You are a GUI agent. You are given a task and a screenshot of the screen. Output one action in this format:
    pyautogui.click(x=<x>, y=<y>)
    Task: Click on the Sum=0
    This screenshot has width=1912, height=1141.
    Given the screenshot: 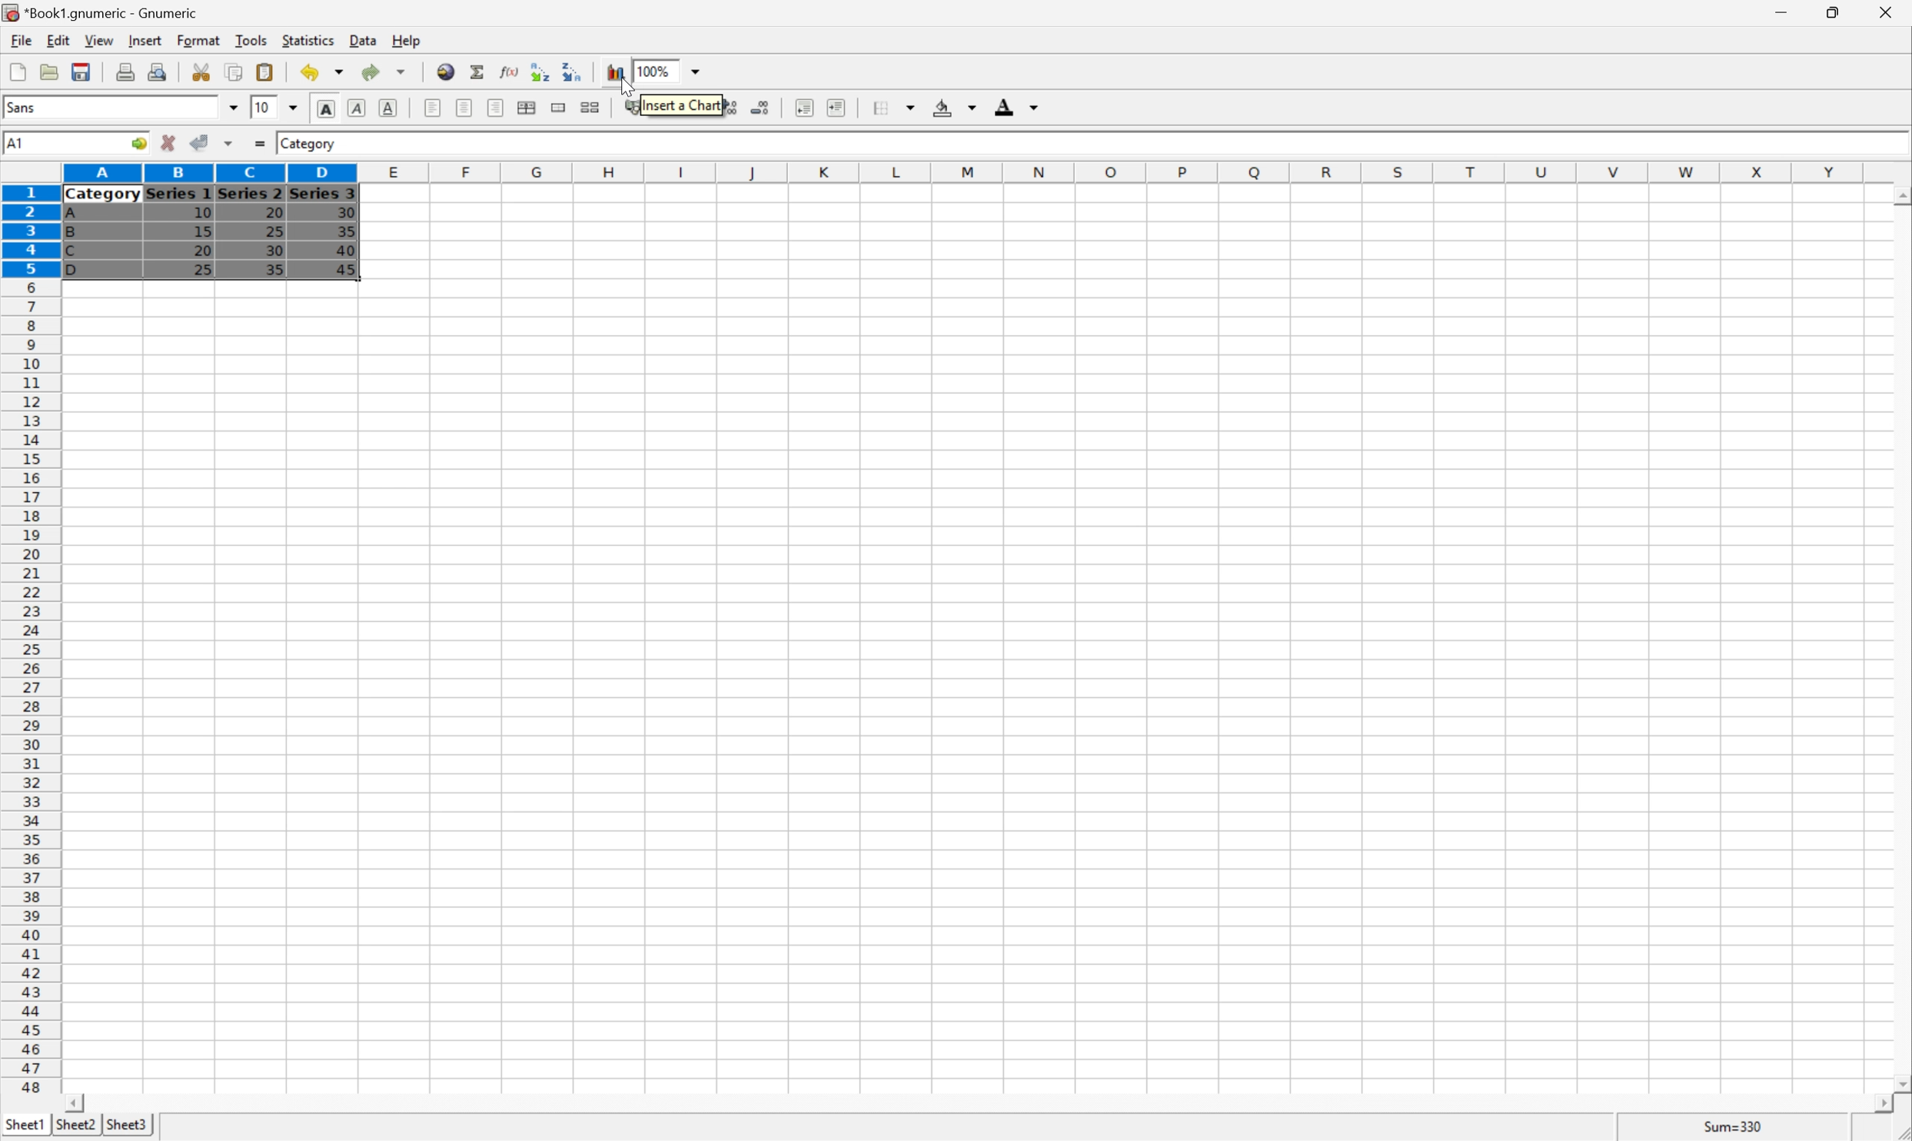 What is the action you would take?
    pyautogui.click(x=1737, y=1129)
    